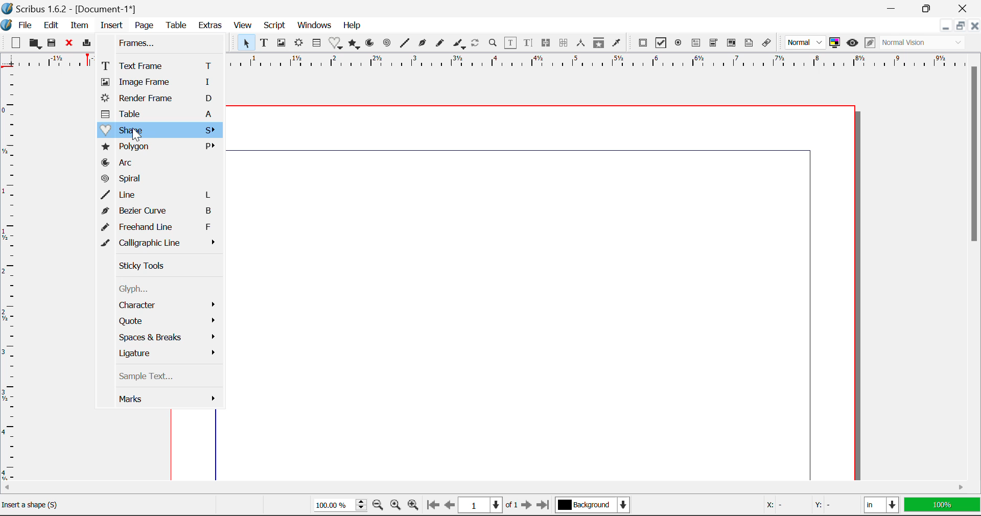 The width and height of the screenshot is (981, 516). Describe the element at coordinates (243, 27) in the screenshot. I see `View` at that location.